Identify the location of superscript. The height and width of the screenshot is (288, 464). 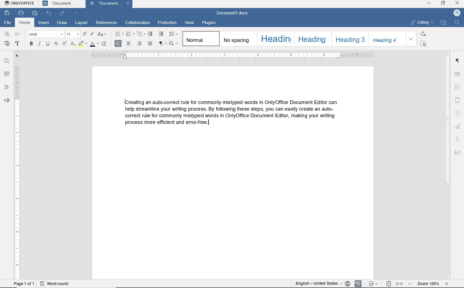
(65, 44).